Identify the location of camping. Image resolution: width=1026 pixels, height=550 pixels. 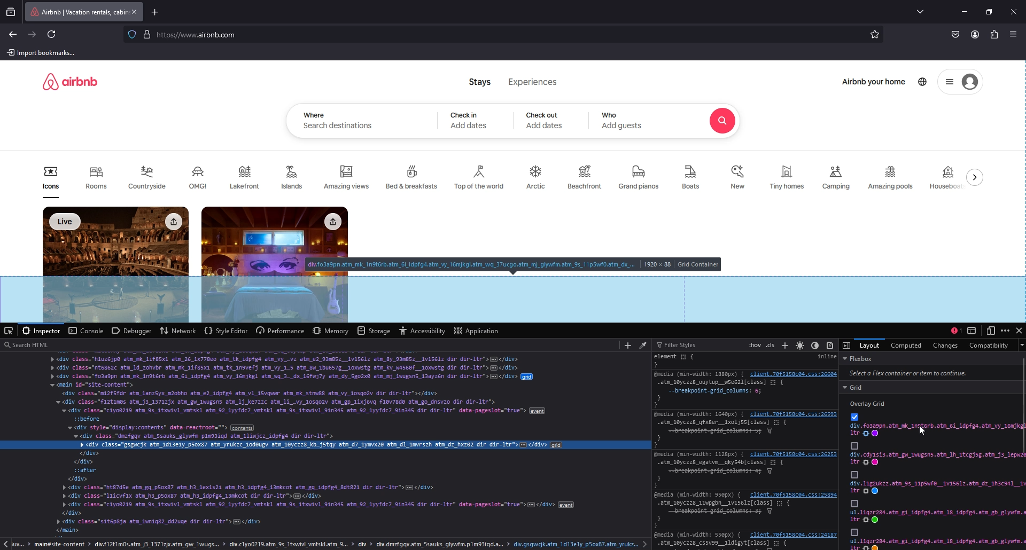
(836, 177).